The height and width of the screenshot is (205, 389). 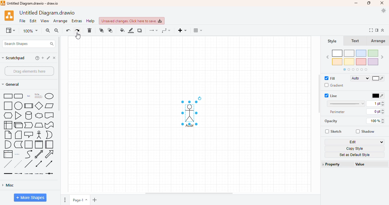 What do you see at coordinates (19, 116) in the screenshot?
I see `triangle` at bounding box center [19, 116].